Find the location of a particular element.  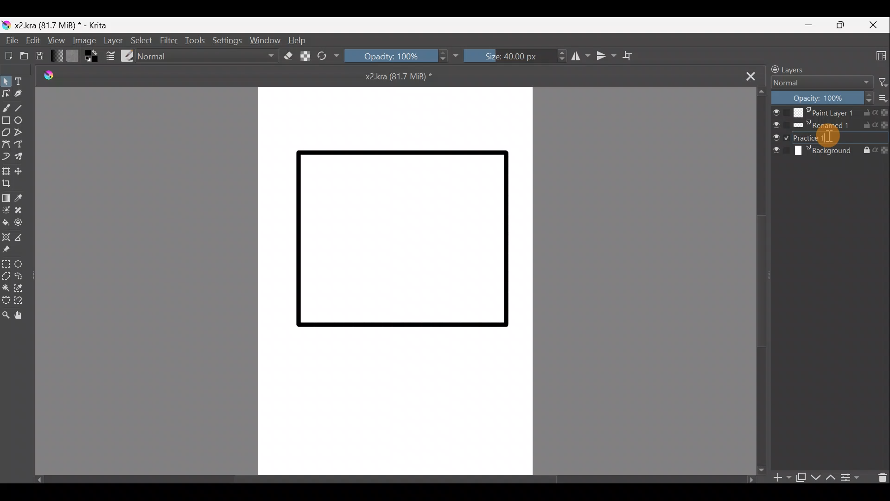

Polyline tool is located at coordinates (23, 133).